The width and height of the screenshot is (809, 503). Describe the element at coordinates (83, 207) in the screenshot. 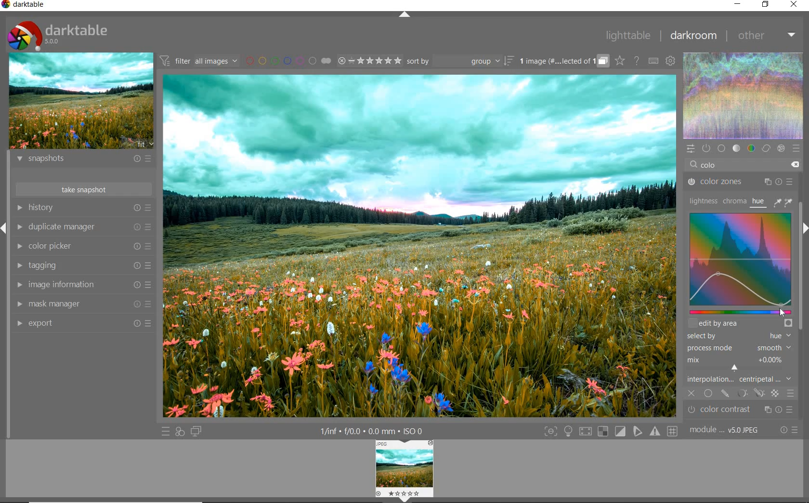

I see `history` at that location.